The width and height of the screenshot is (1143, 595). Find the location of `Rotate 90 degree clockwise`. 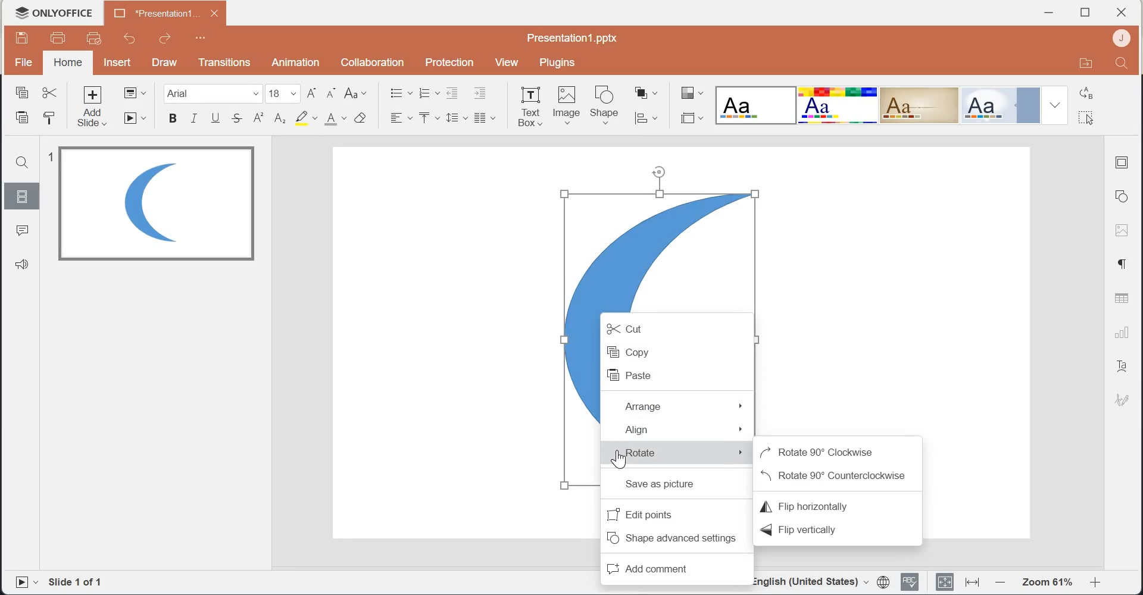

Rotate 90 degree clockwise is located at coordinates (834, 450).